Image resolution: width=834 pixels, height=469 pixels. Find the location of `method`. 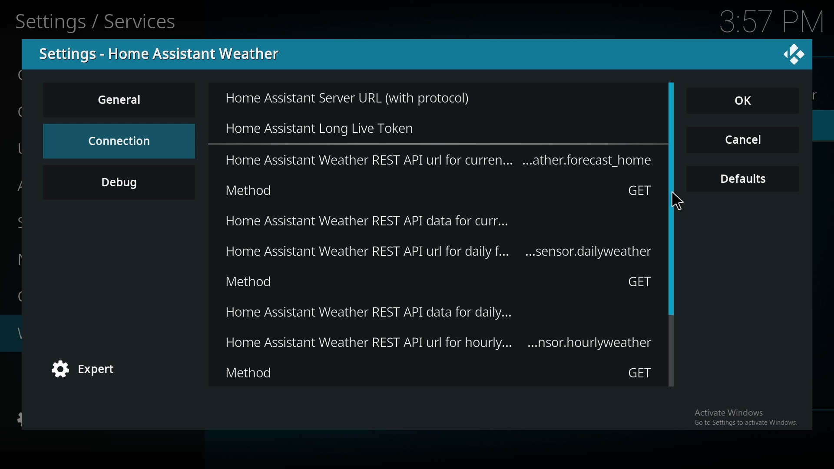

method is located at coordinates (439, 373).